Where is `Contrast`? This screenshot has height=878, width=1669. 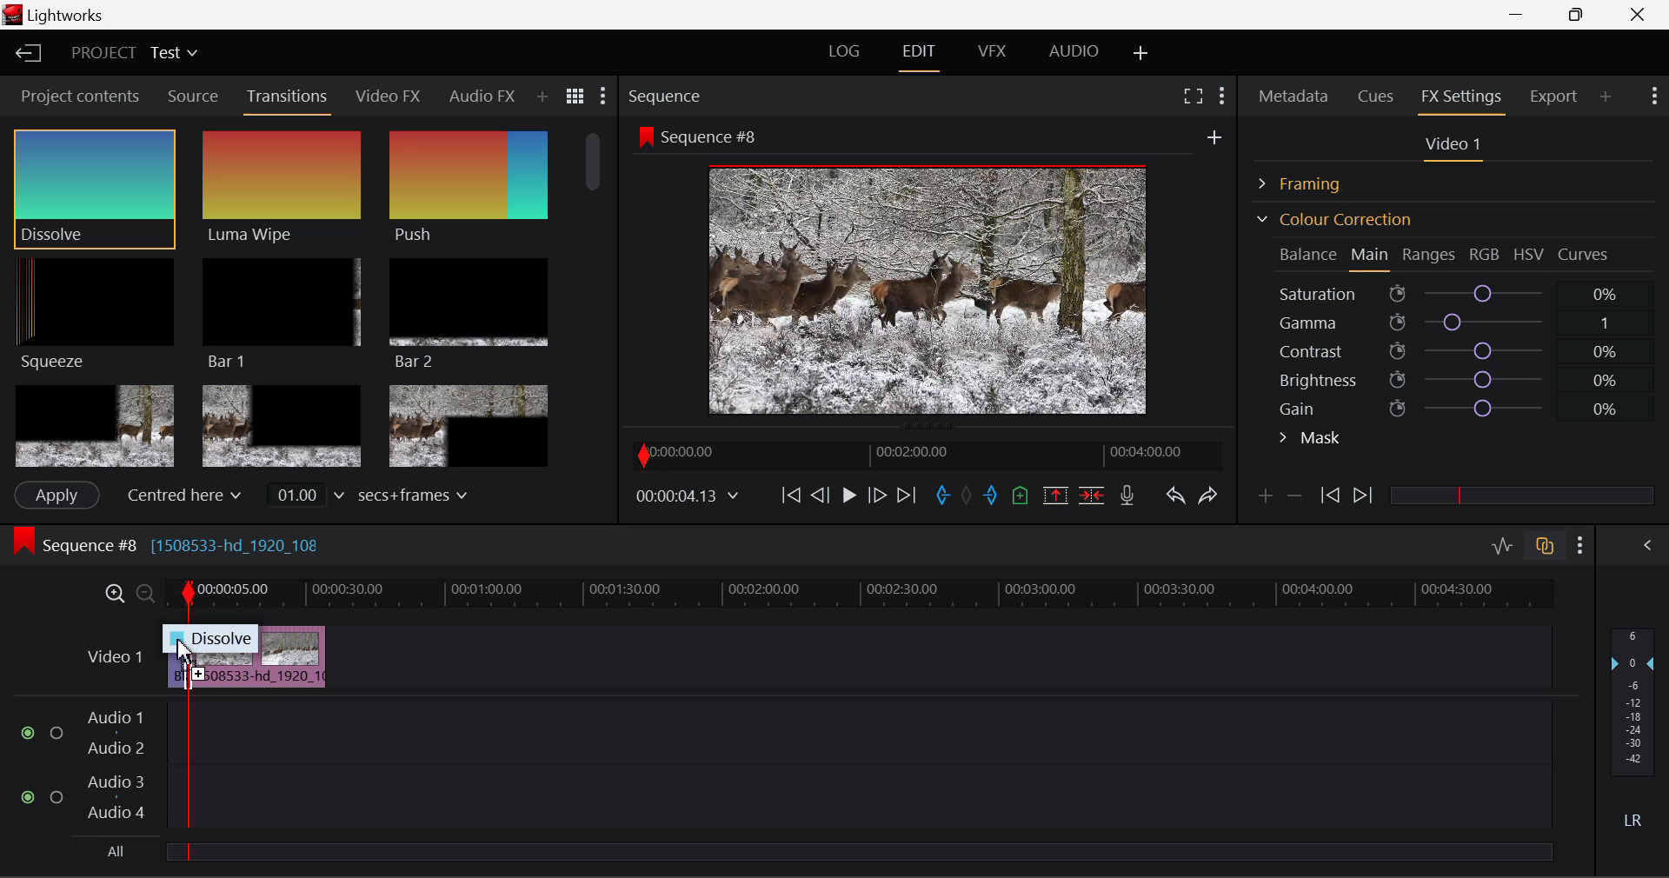 Contrast is located at coordinates (1455, 350).